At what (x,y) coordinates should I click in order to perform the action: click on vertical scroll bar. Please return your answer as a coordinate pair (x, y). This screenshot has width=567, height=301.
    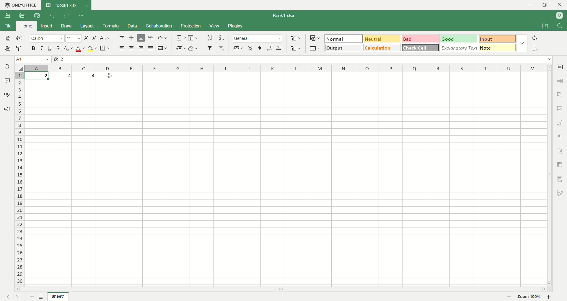
    Looking at the image, I should click on (550, 178).